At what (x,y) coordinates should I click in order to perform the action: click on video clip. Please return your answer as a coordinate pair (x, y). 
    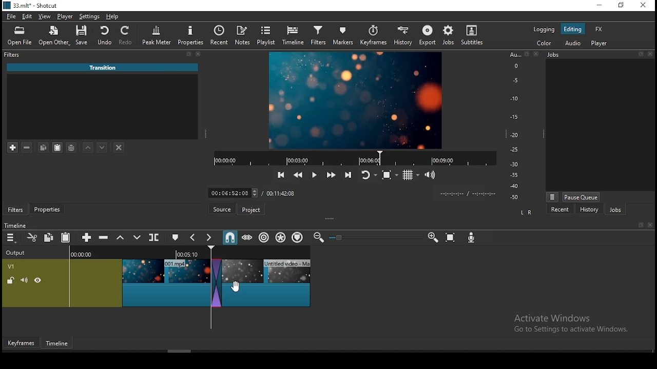
    Looking at the image, I should click on (263, 283).